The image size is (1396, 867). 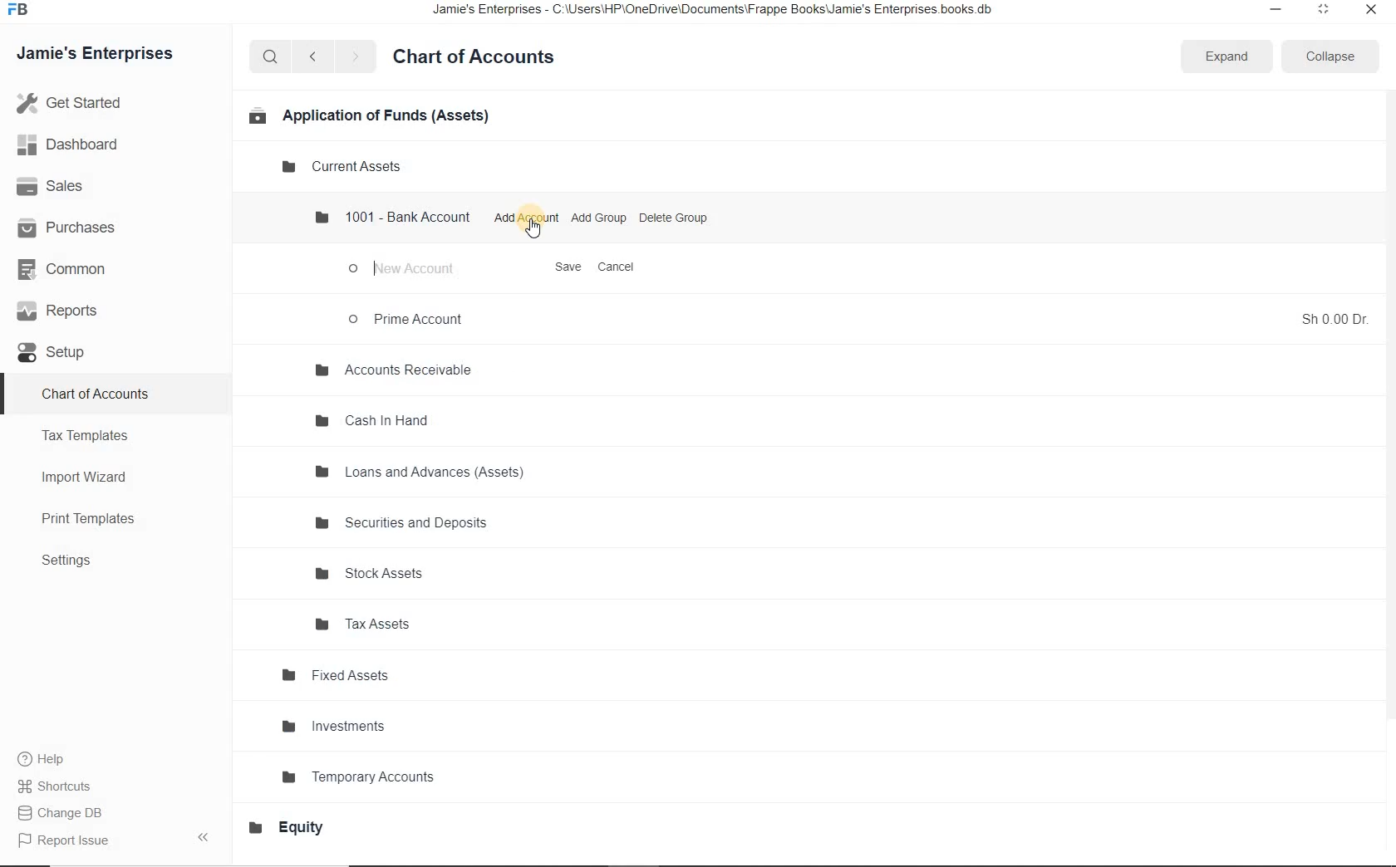 I want to click on Settings, so click(x=74, y=561).